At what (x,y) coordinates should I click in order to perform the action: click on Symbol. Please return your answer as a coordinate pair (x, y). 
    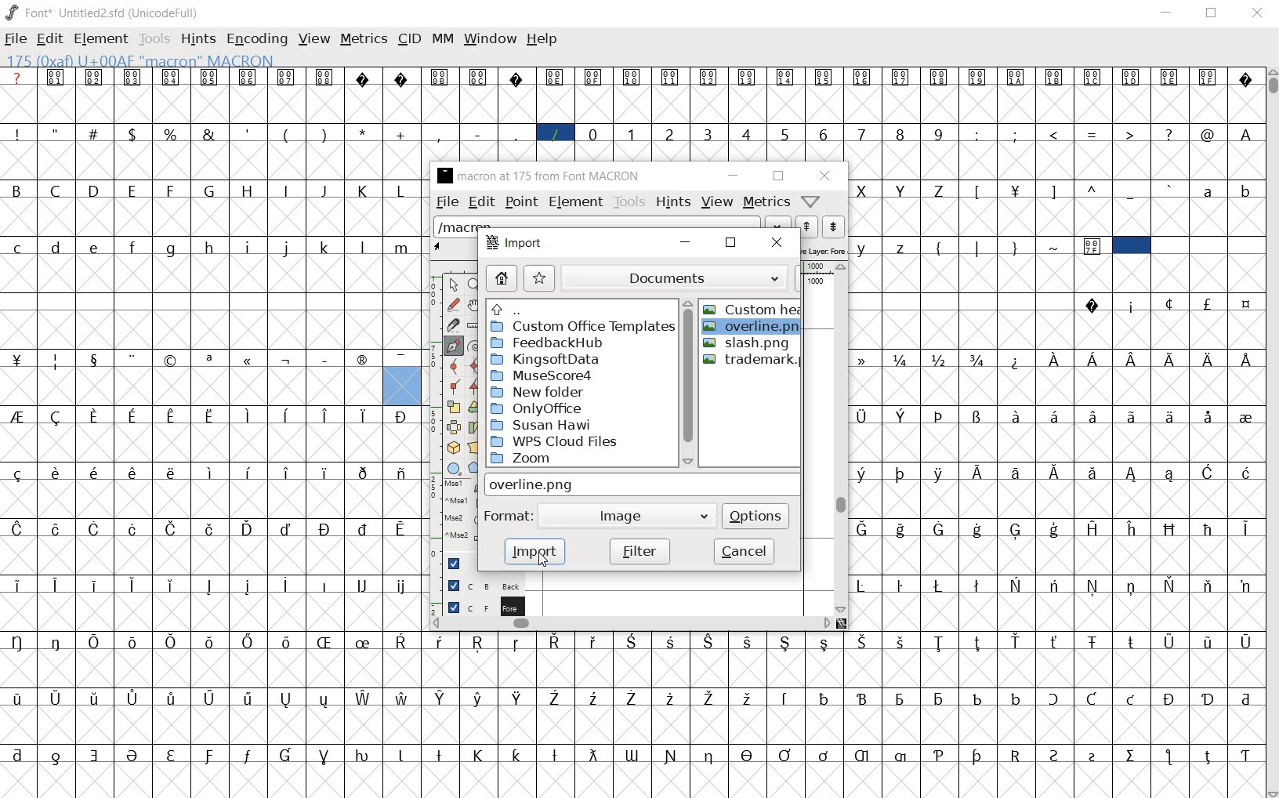
    Looking at the image, I should click on (750, 640).